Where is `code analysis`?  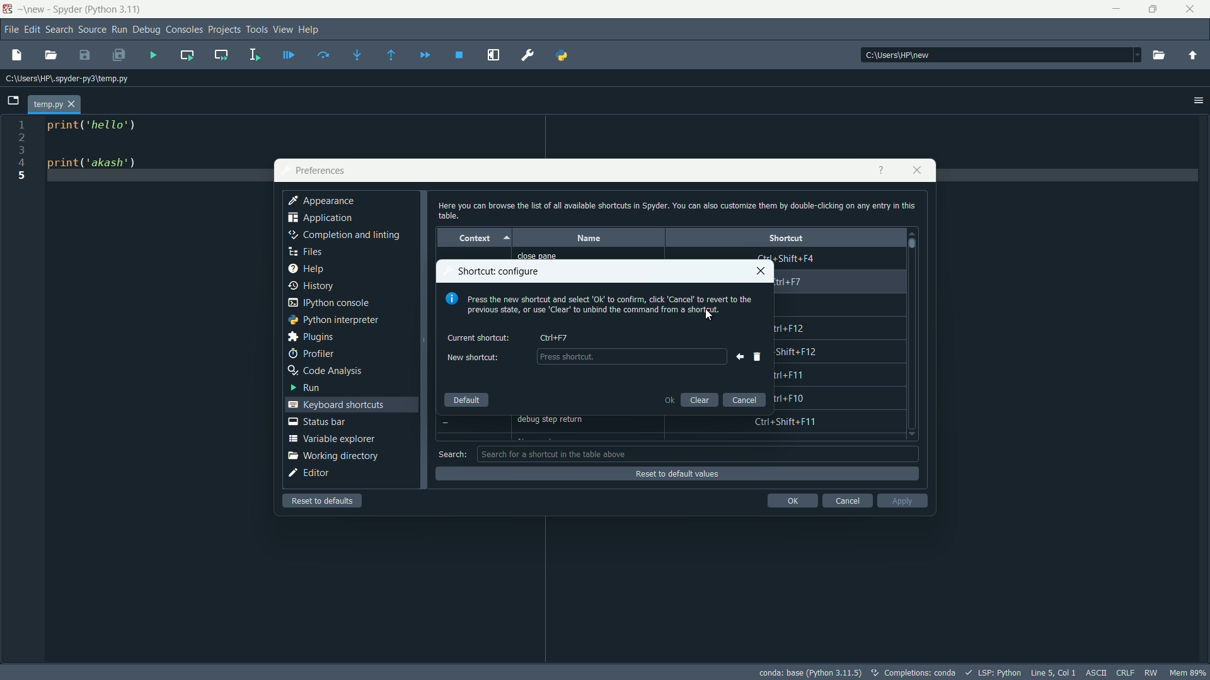 code analysis is located at coordinates (325, 371).